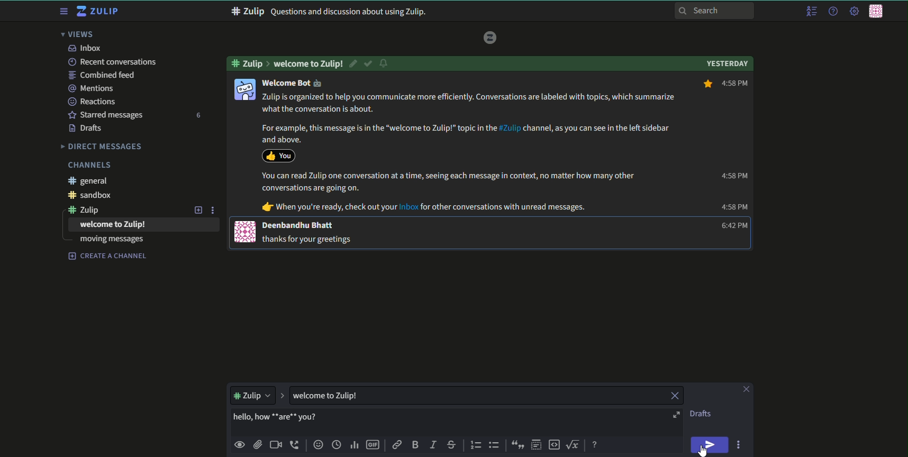 This screenshot has width=908, height=457. Describe the element at coordinates (91, 181) in the screenshot. I see `#general` at that location.